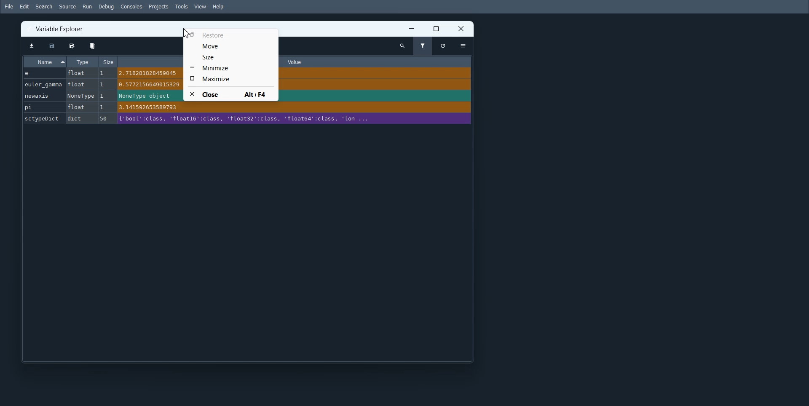 This screenshot has width=809, height=406. Describe the element at coordinates (31, 45) in the screenshot. I see `Import Data` at that location.